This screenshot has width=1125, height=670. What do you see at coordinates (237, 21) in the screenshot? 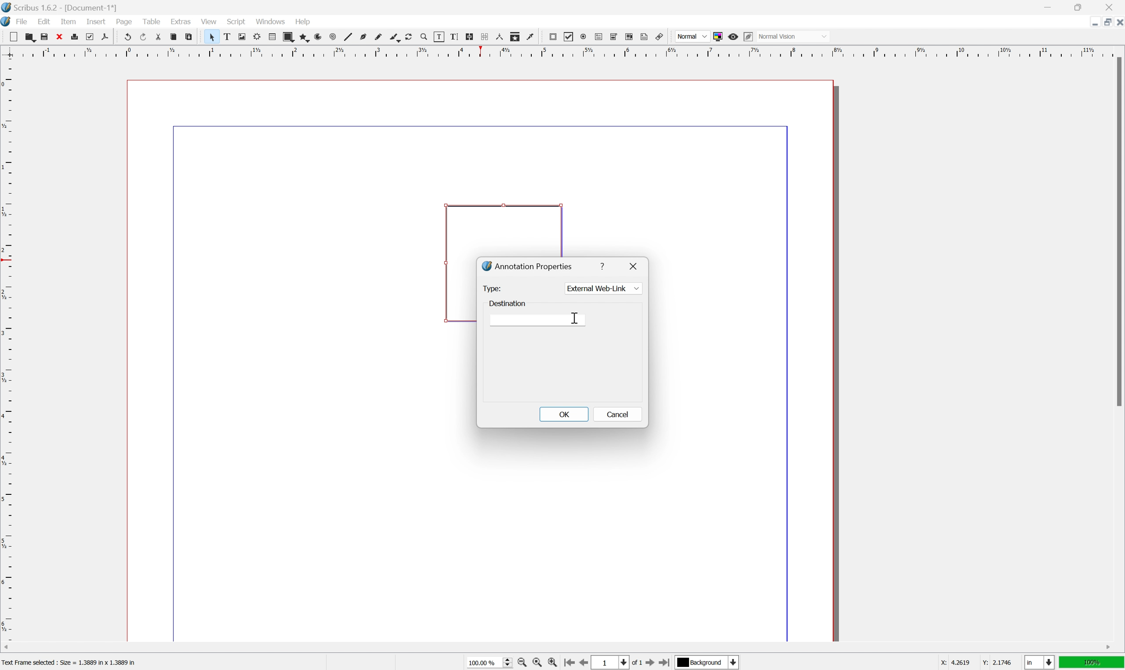
I see `Script` at bounding box center [237, 21].